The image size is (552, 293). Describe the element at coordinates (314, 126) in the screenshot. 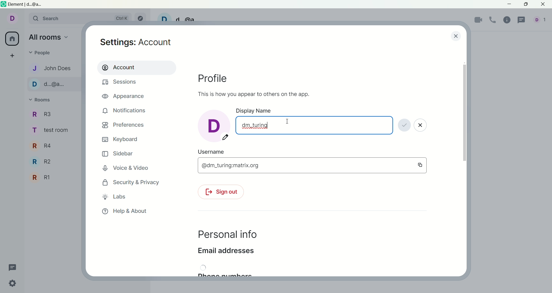

I see `dm, turing '` at that location.